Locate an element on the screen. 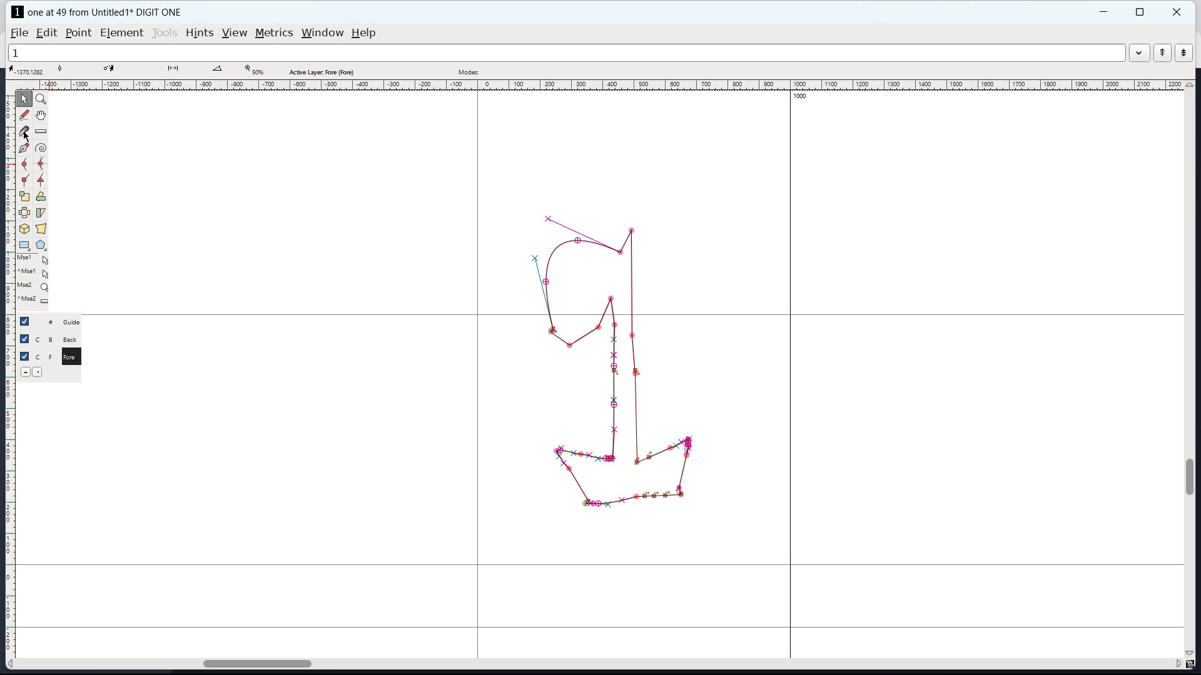 The height and width of the screenshot is (675, 1201). mse2 is located at coordinates (36, 284).